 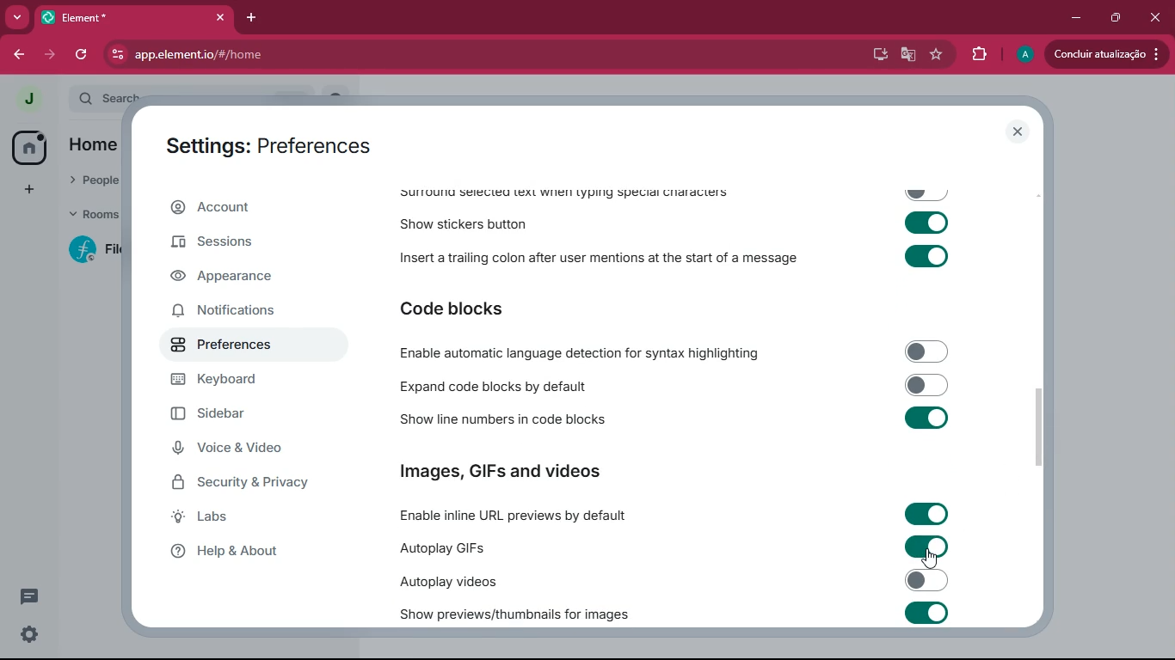 I want to click on google translate , so click(x=905, y=56).